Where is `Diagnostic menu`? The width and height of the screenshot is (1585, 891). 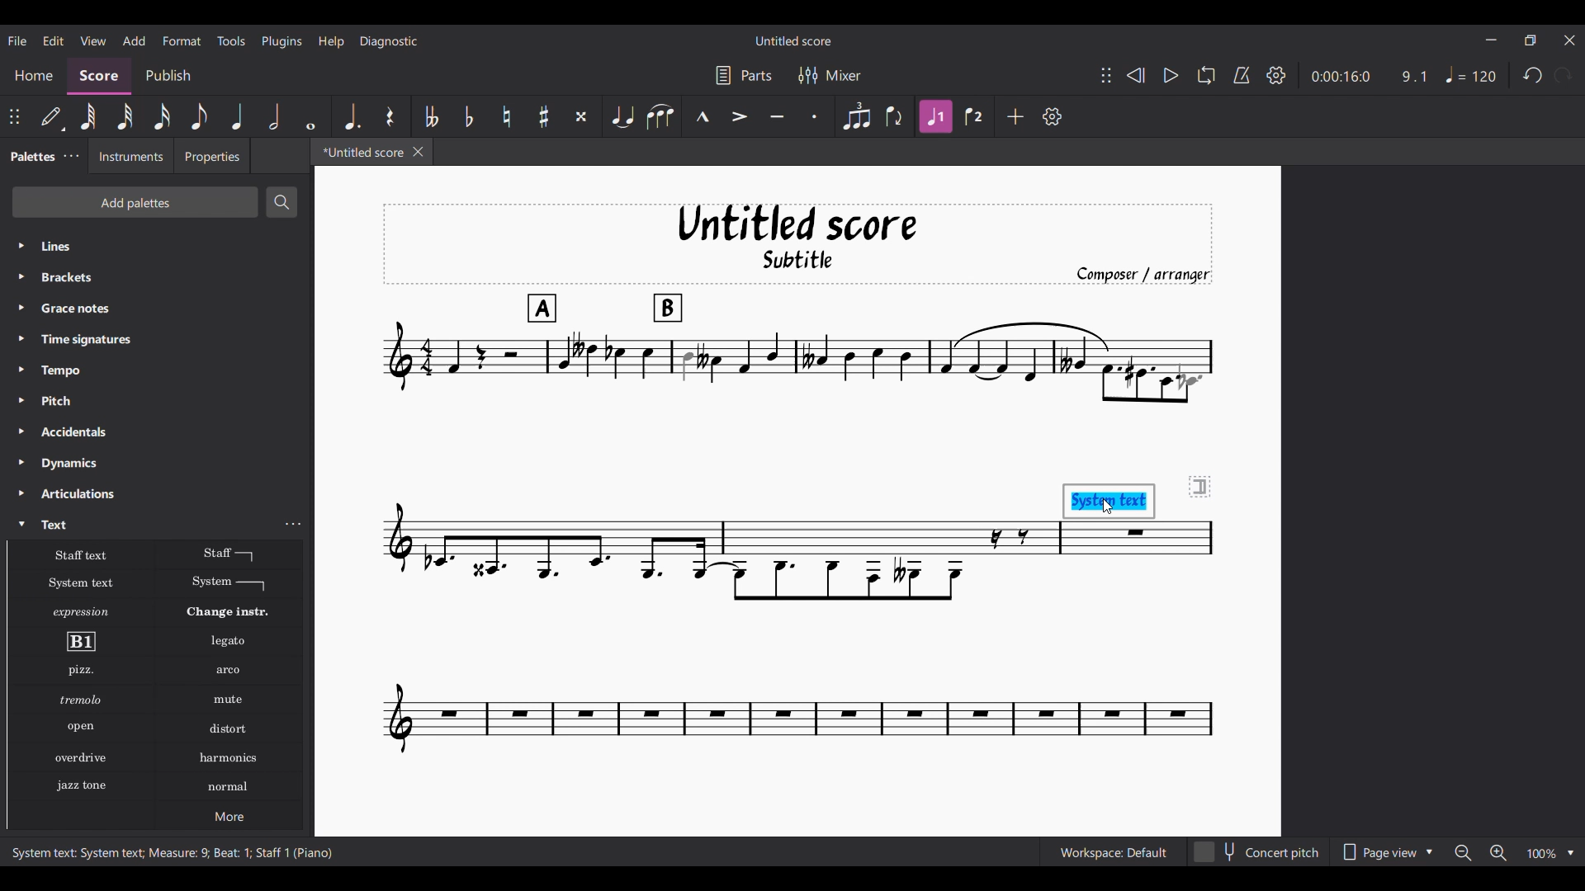 Diagnostic menu is located at coordinates (390, 41).